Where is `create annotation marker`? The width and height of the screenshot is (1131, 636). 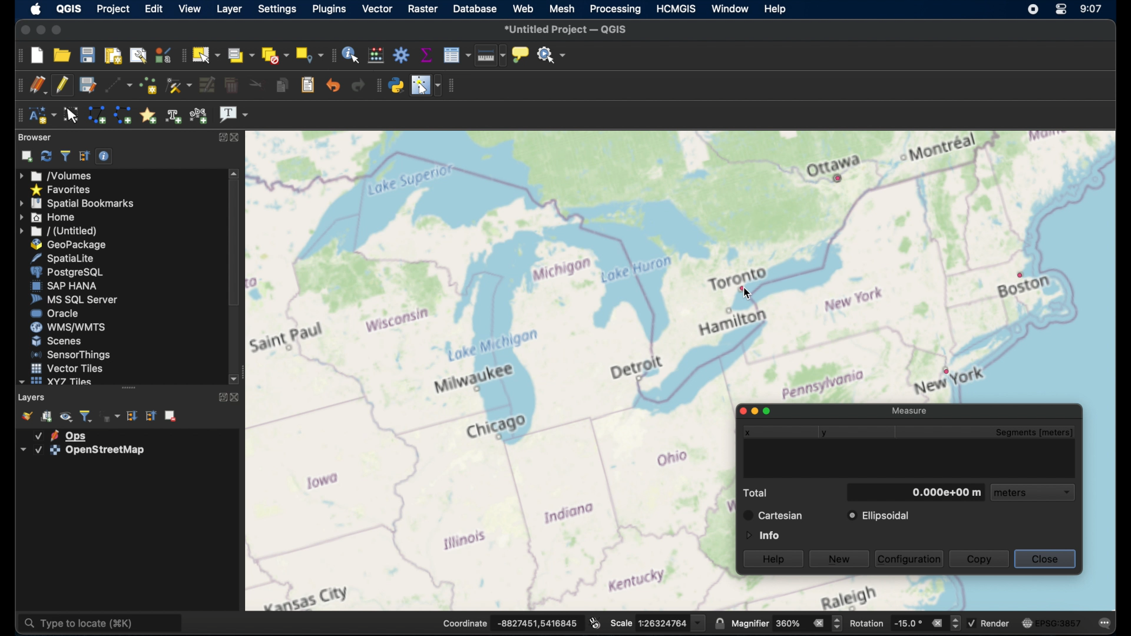
create annotation marker is located at coordinates (148, 114).